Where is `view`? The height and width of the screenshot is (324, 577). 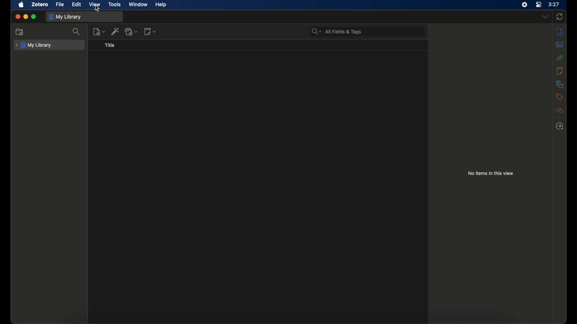 view is located at coordinates (95, 4).